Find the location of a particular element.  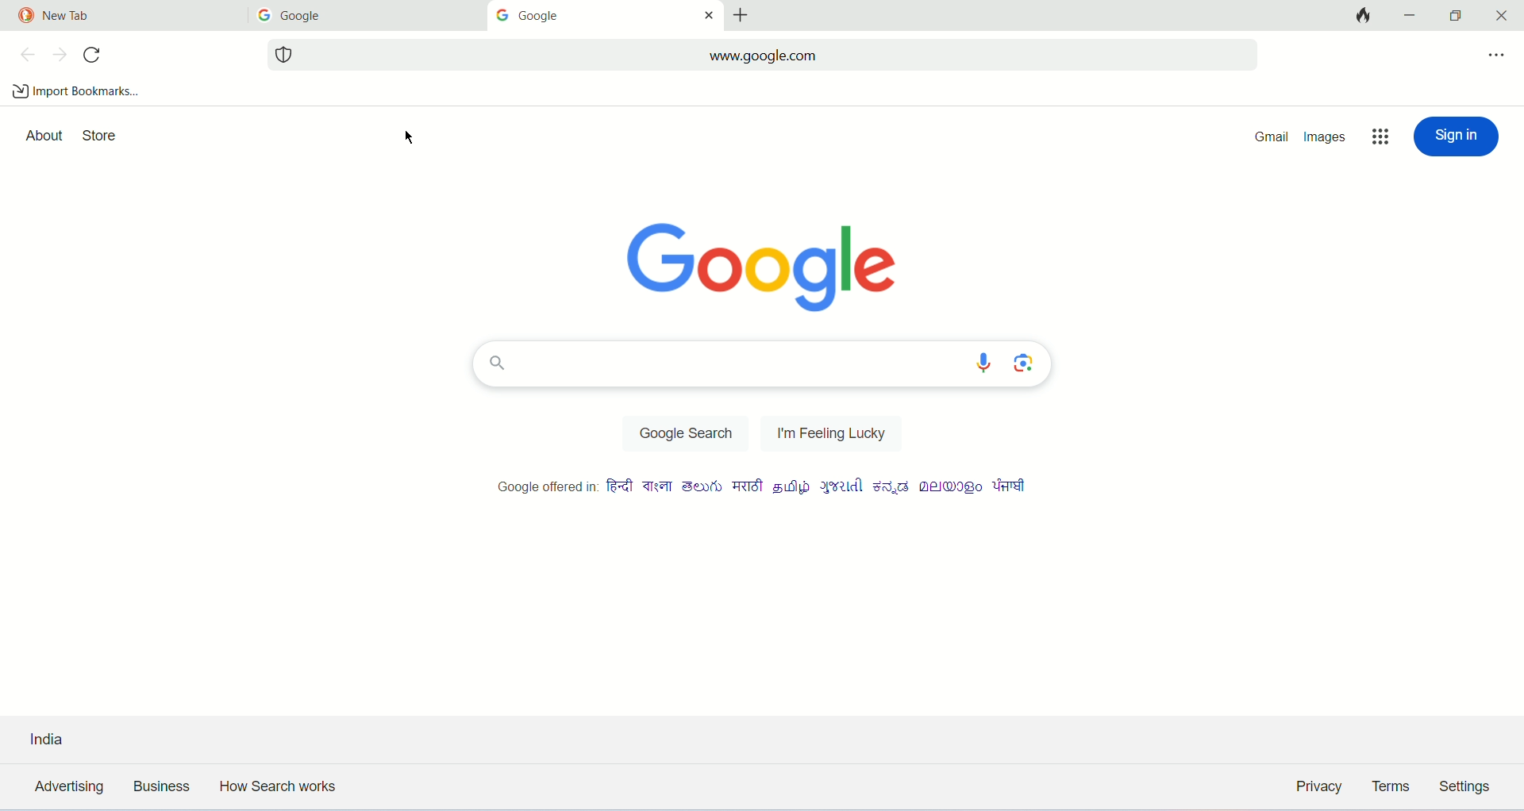

google offered in is located at coordinates (545, 486).